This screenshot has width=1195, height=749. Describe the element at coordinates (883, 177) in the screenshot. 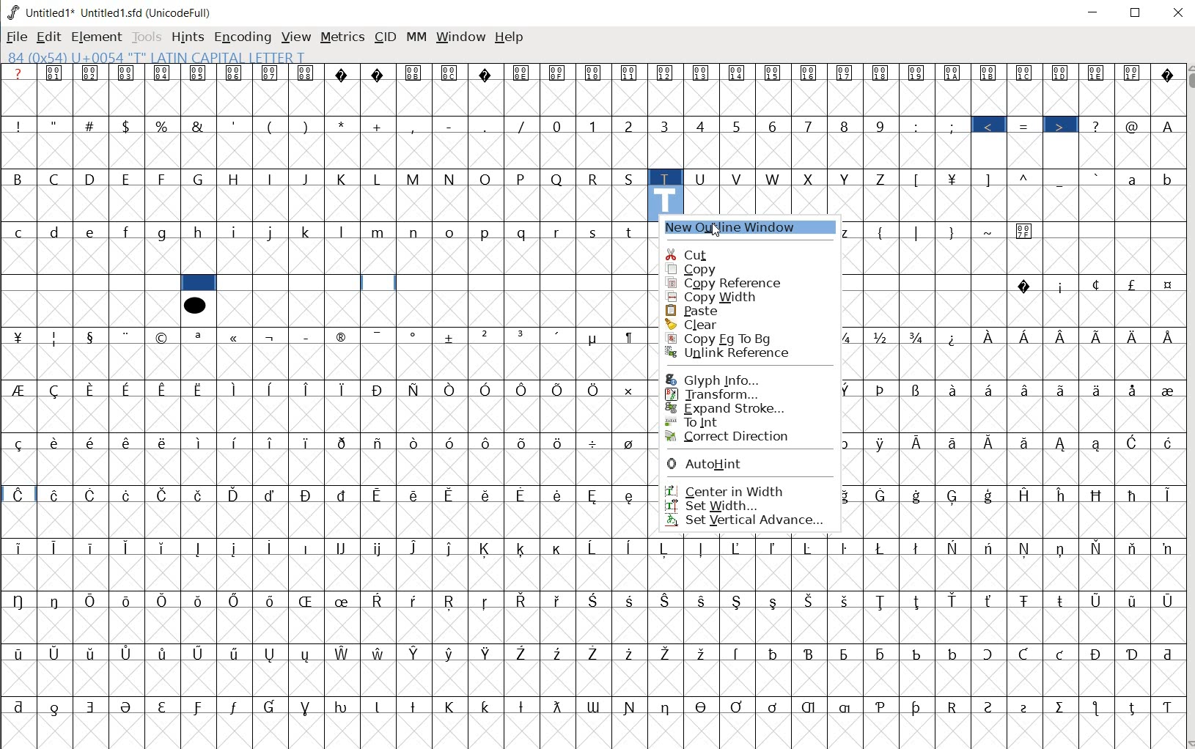

I see `Z` at that location.